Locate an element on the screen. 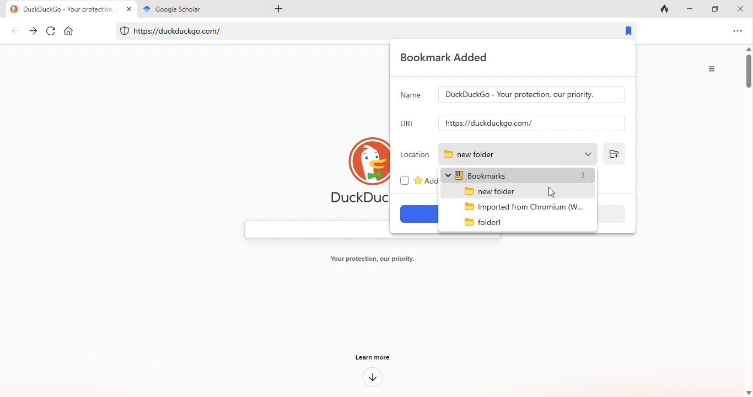 This screenshot has height=397, width=753. option is located at coordinates (714, 69).